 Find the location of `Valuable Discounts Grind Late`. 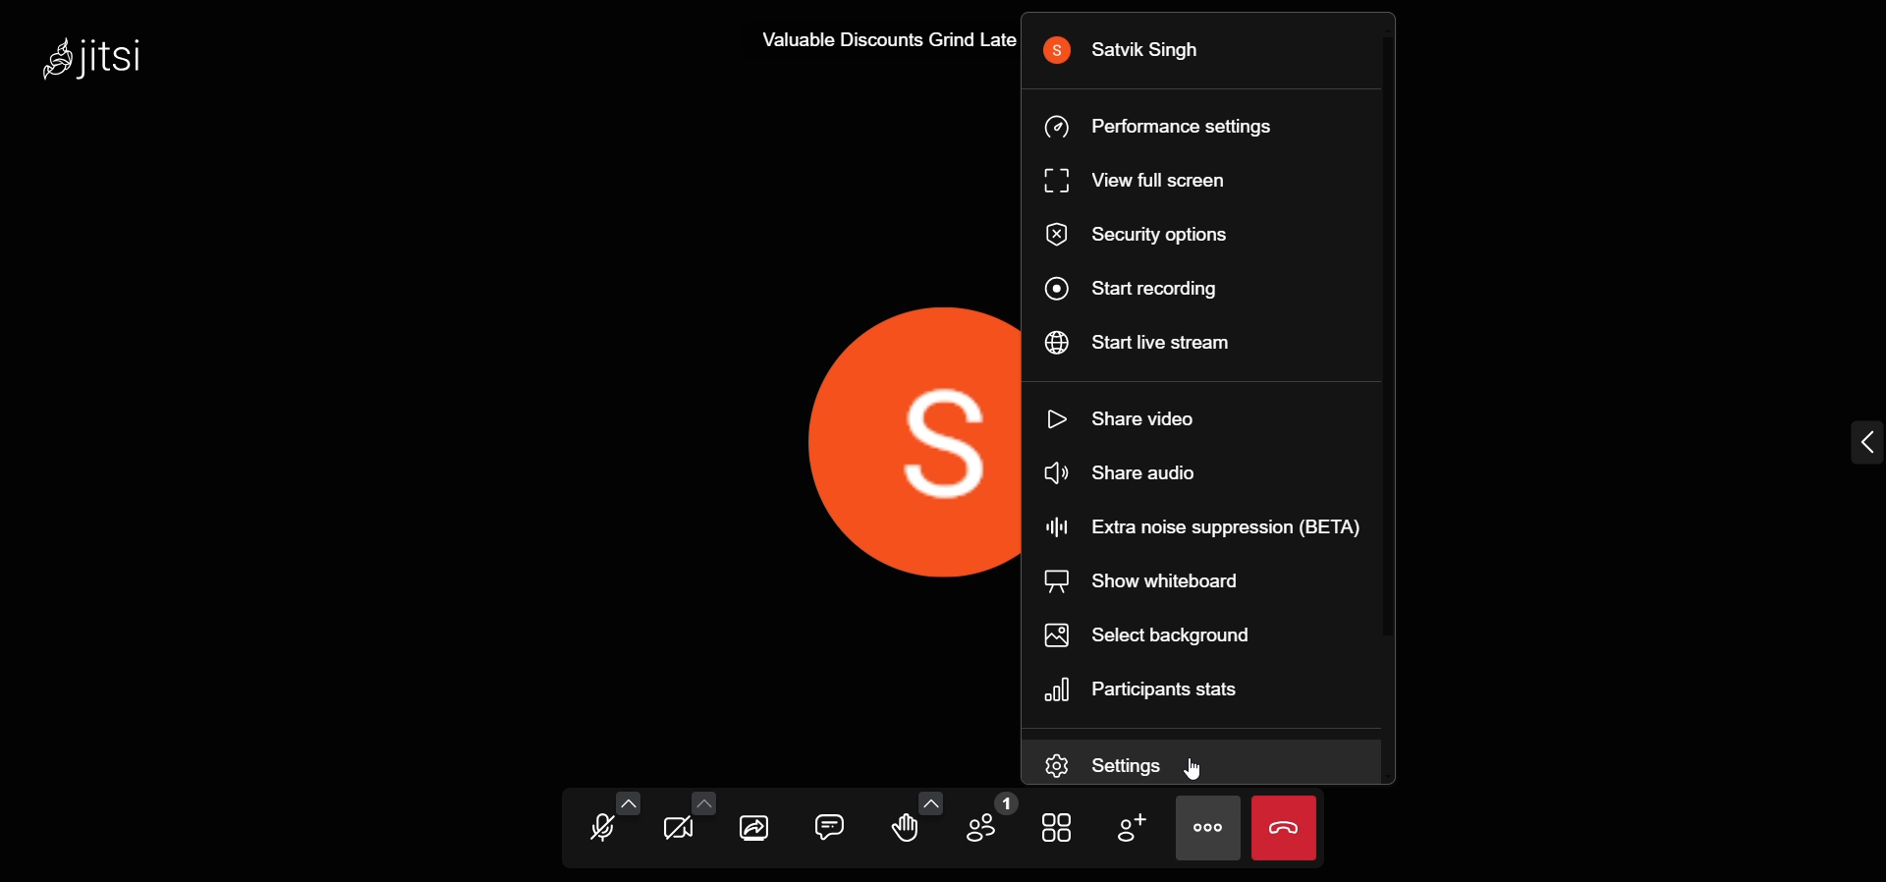

Valuable Discounts Grind Late is located at coordinates (883, 42).